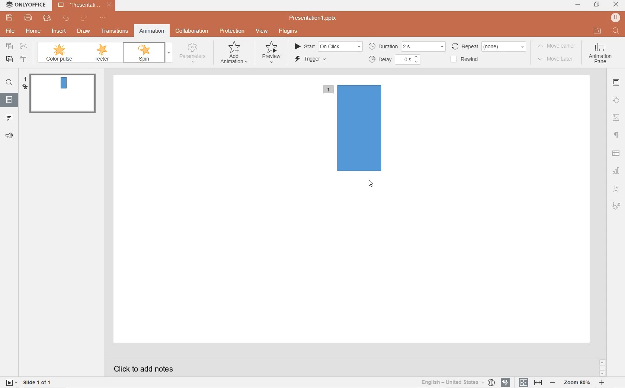 The height and width of the screenshot is (388, 625). What do you see at coordinates (83, 30) in the screenshot?
I see `draw` at bounding box center [83, 30].